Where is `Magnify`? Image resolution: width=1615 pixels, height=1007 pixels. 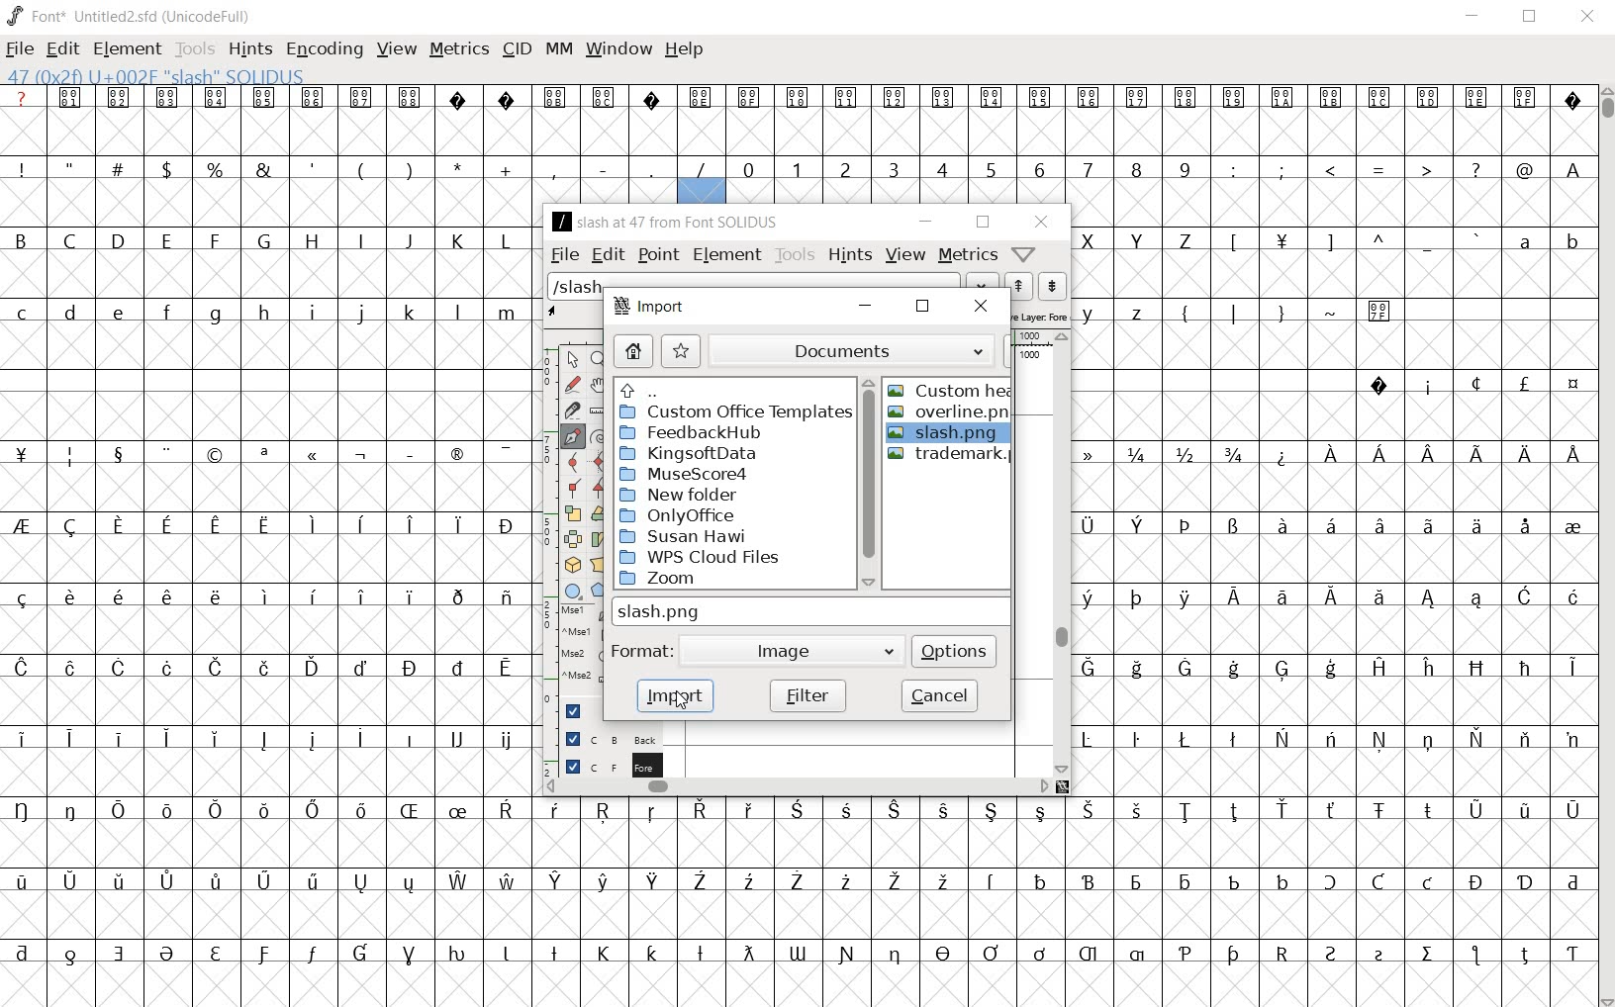 Magnify is located at coordinates (598, 360).